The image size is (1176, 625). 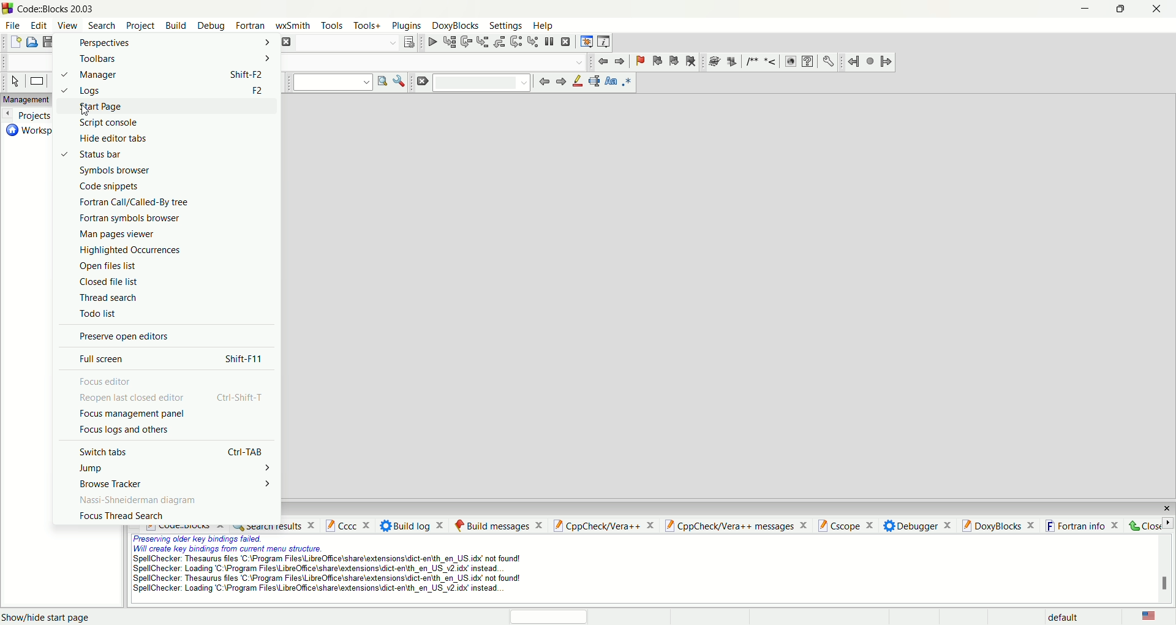 I want to click on focus management panel, so click(x=131, y=414).